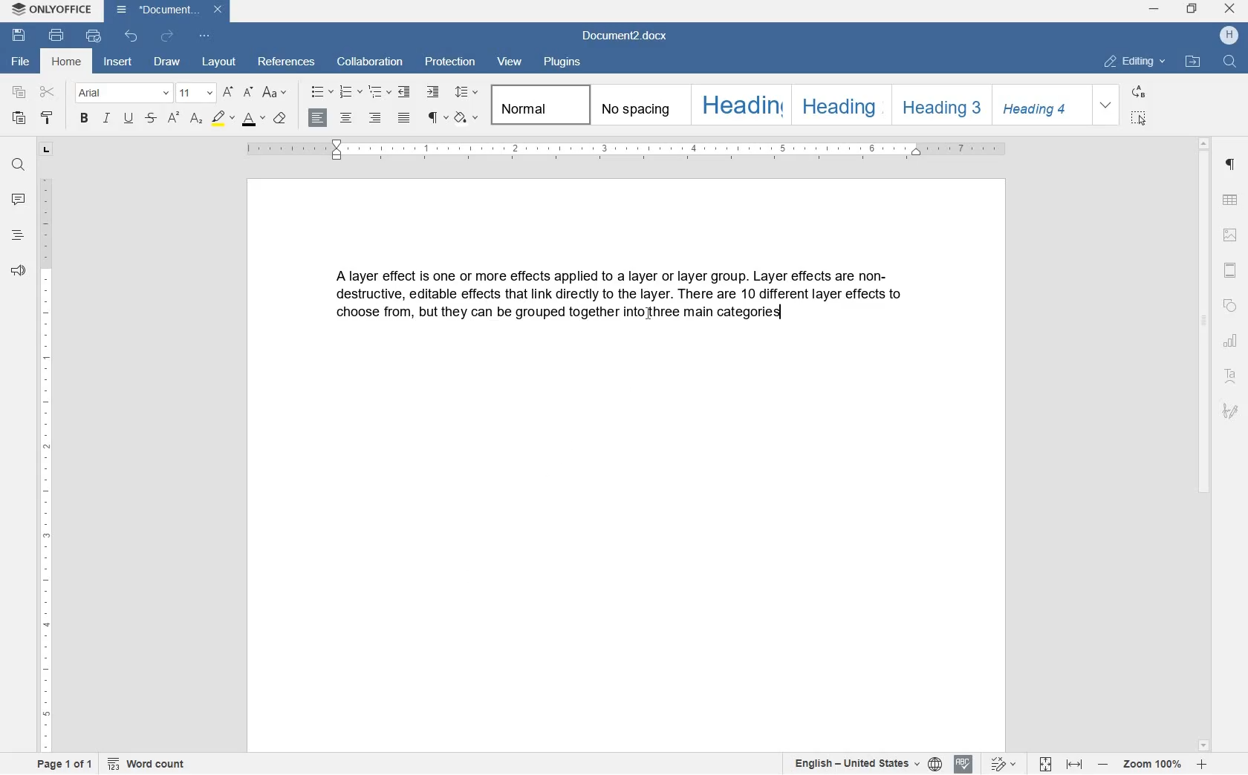  Describe the element at coordinates (1231, 411) in the screenshot. I see `signature` at that location.